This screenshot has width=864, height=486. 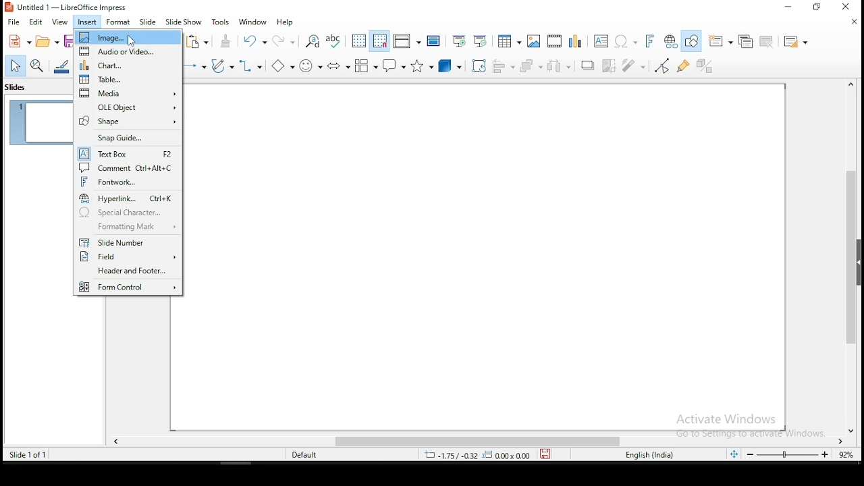 What do you see at coordinates (366, 65) in the screenshot?
I see `flowchart` at bounding box center [366, 65].